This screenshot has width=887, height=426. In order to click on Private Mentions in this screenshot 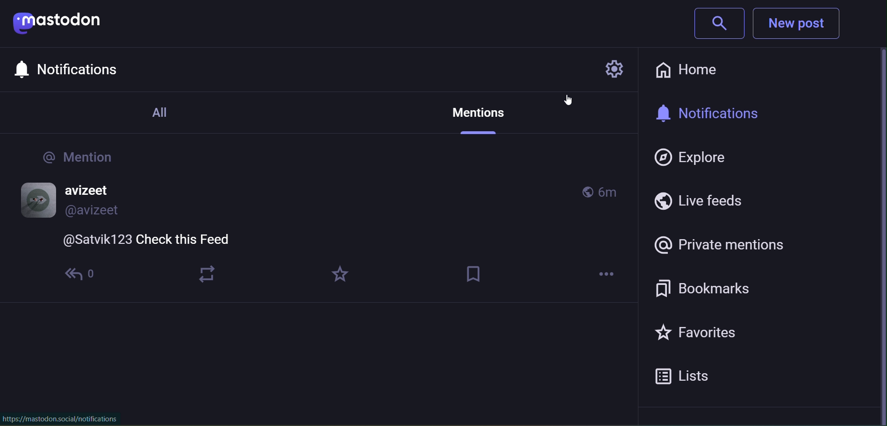, I will do `click(724, 245)`.